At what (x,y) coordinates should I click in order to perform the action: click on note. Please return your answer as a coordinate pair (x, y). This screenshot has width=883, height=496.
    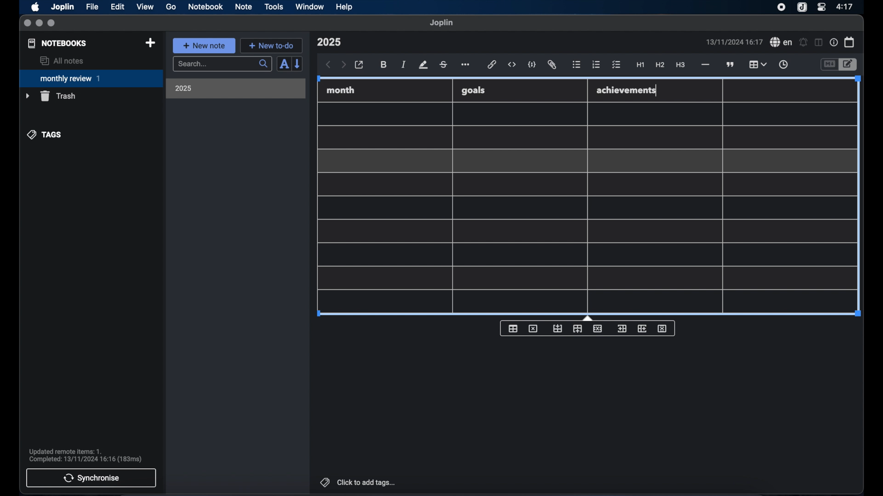
    Looking at the image, I should click on (244, 6).